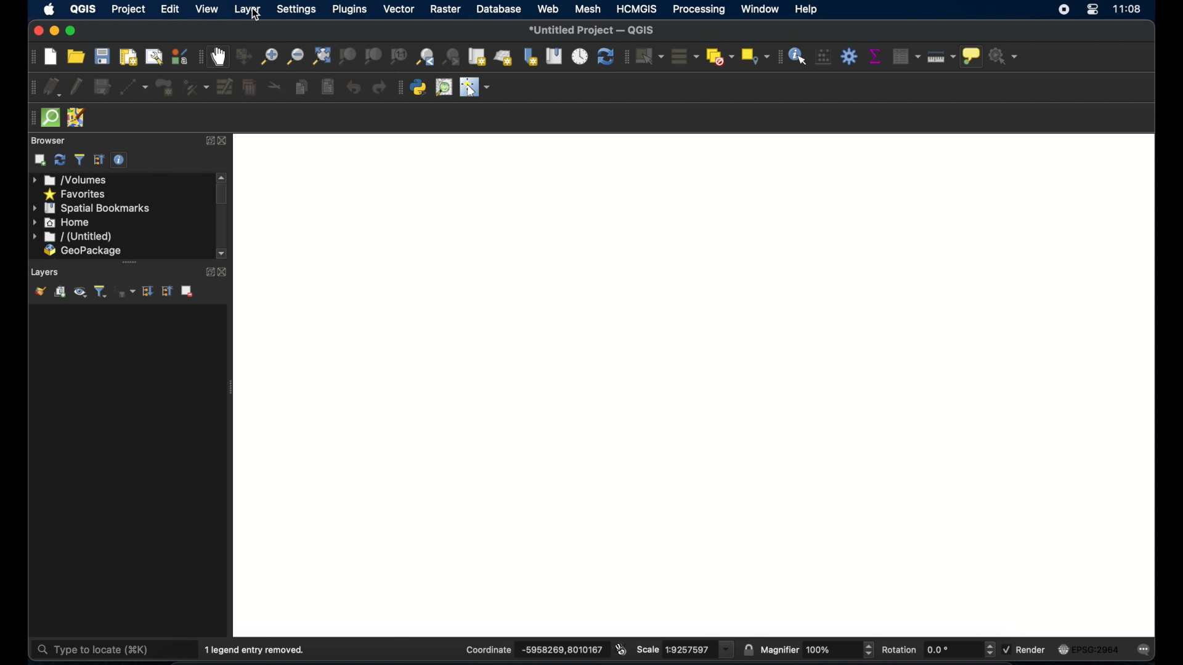 Image resolution: width=1183 pixels, height=665 pixels. What do you see at coordinates (445, 87) in the screenshot?
I see `osm place search` at bounding box center [445, 87].